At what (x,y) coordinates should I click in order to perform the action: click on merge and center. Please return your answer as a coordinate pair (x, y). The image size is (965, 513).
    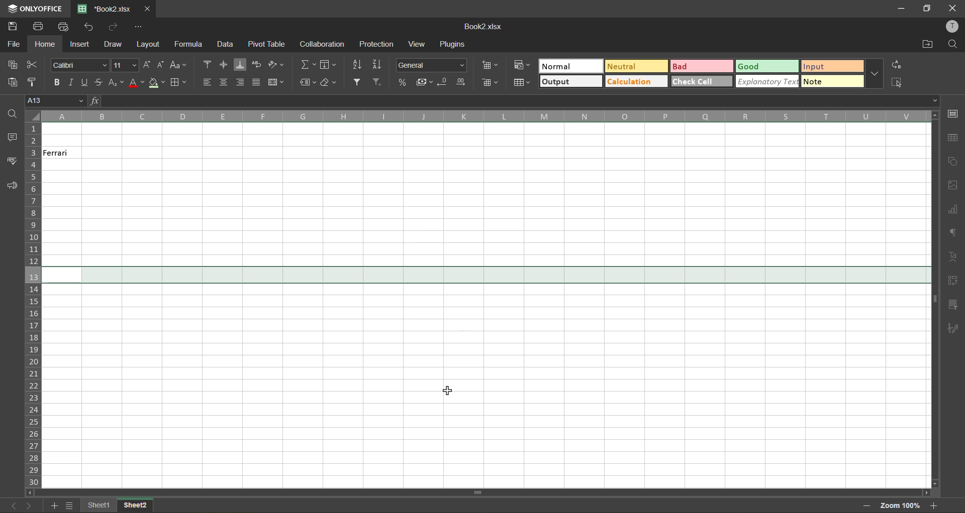
    Looking at the image, I should click on (276, 82).